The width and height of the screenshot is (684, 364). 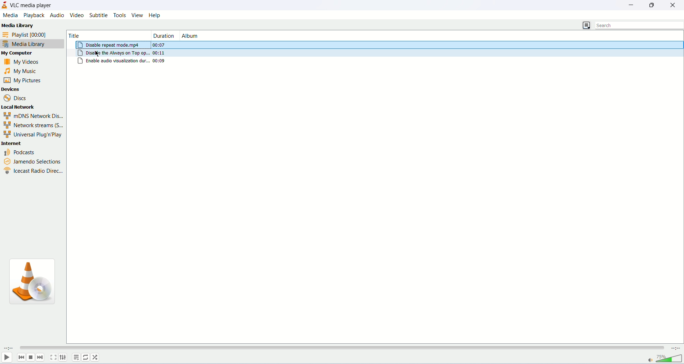 I want to click on change view, so click(x=586, y=26).